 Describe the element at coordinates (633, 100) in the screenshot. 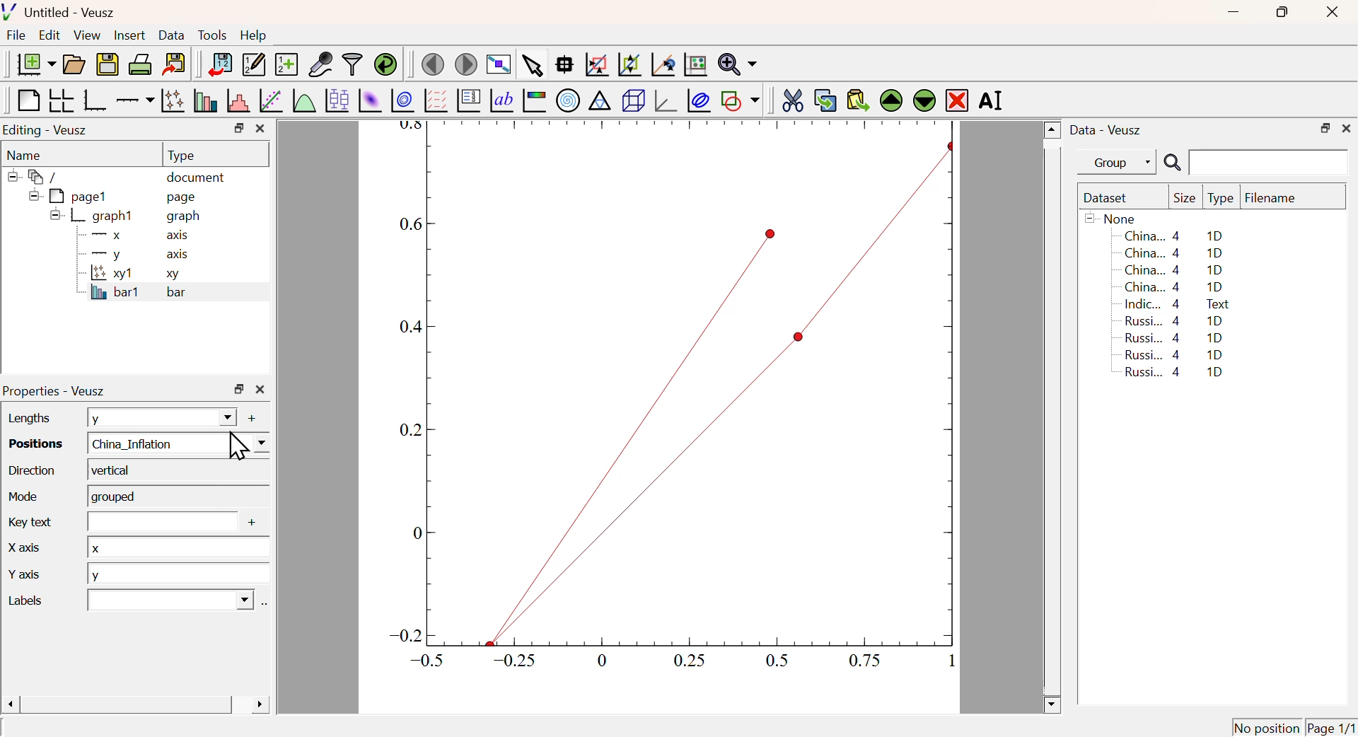

I see `3D Scene` at that location.